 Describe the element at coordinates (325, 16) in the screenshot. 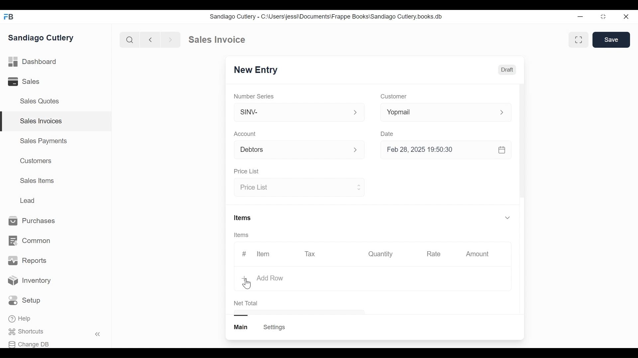

I see `Sandiago Cutlery - C:\Users\jessi\Documents\Frappe Books\Sandiago Cutlery.books.db` at that location.